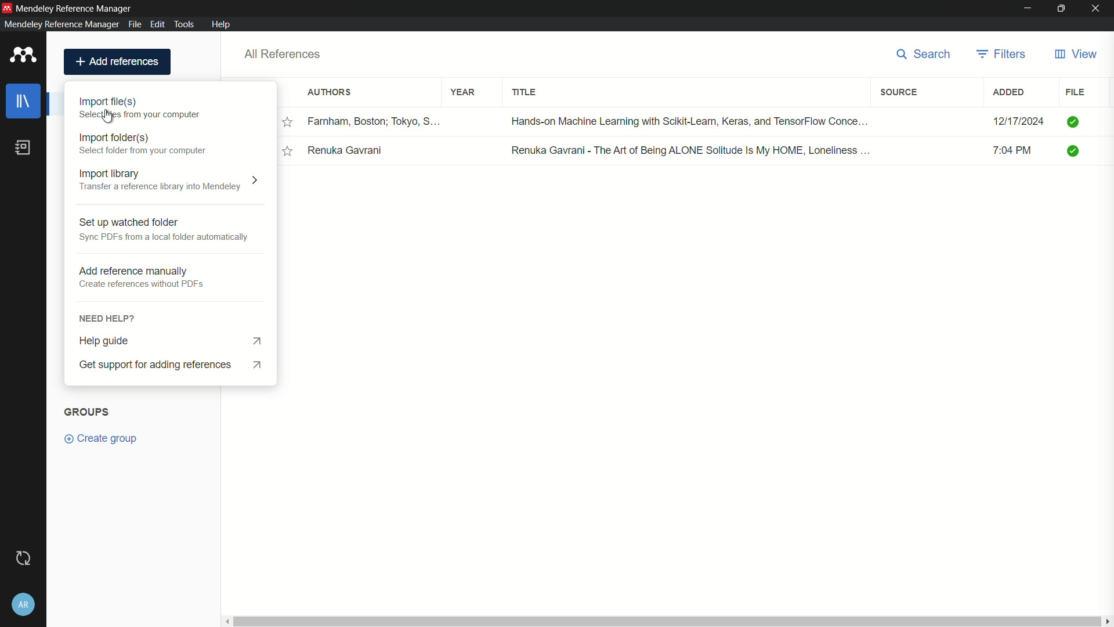  Describe the element at coordinates (330, 93) in the screenshot. I see `authors` at that location.